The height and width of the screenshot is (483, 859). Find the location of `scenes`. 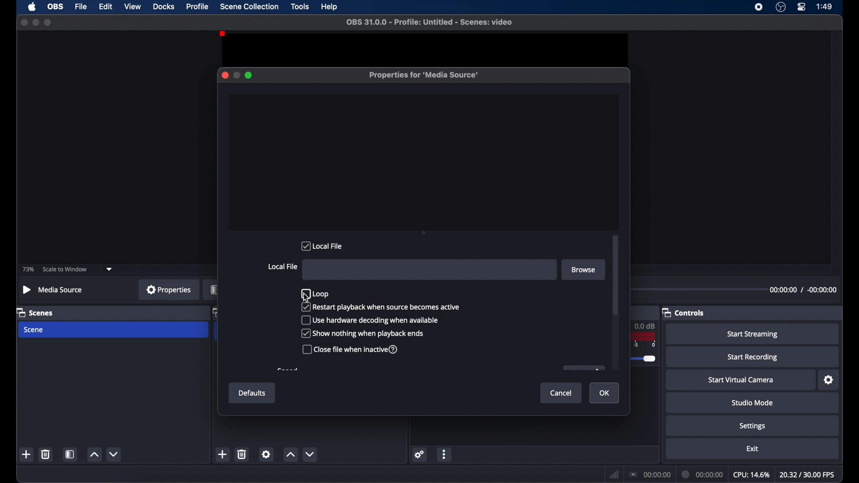

scenes is located at coordinates (35, 312).